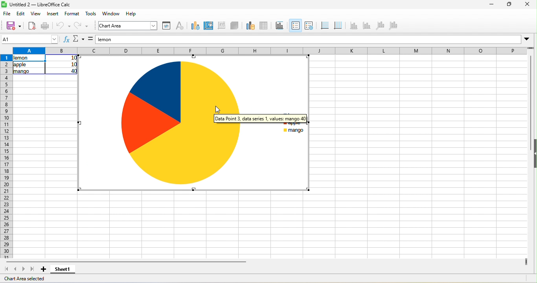 The image size is (537, 283). Describe the element at coordinates (62, 58) in the screenshot. I see `10` at that location.